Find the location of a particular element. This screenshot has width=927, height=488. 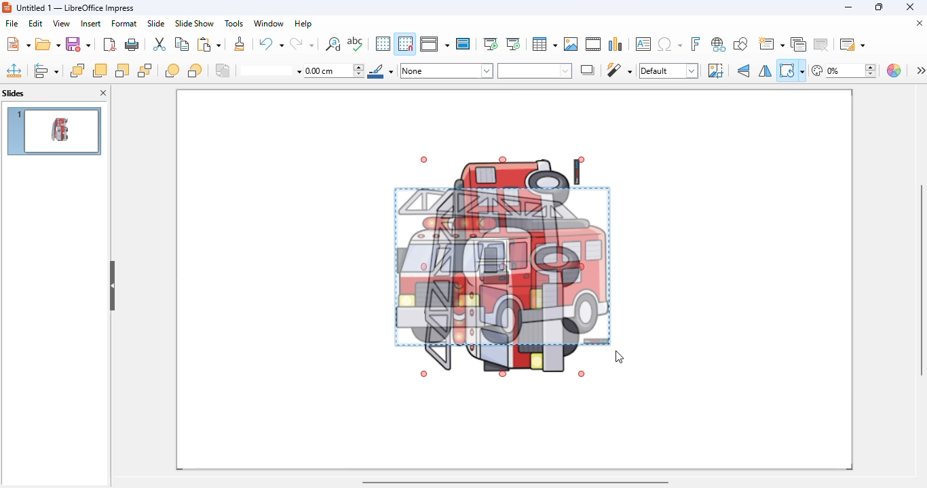

paste is located at coordinates (208, 43).